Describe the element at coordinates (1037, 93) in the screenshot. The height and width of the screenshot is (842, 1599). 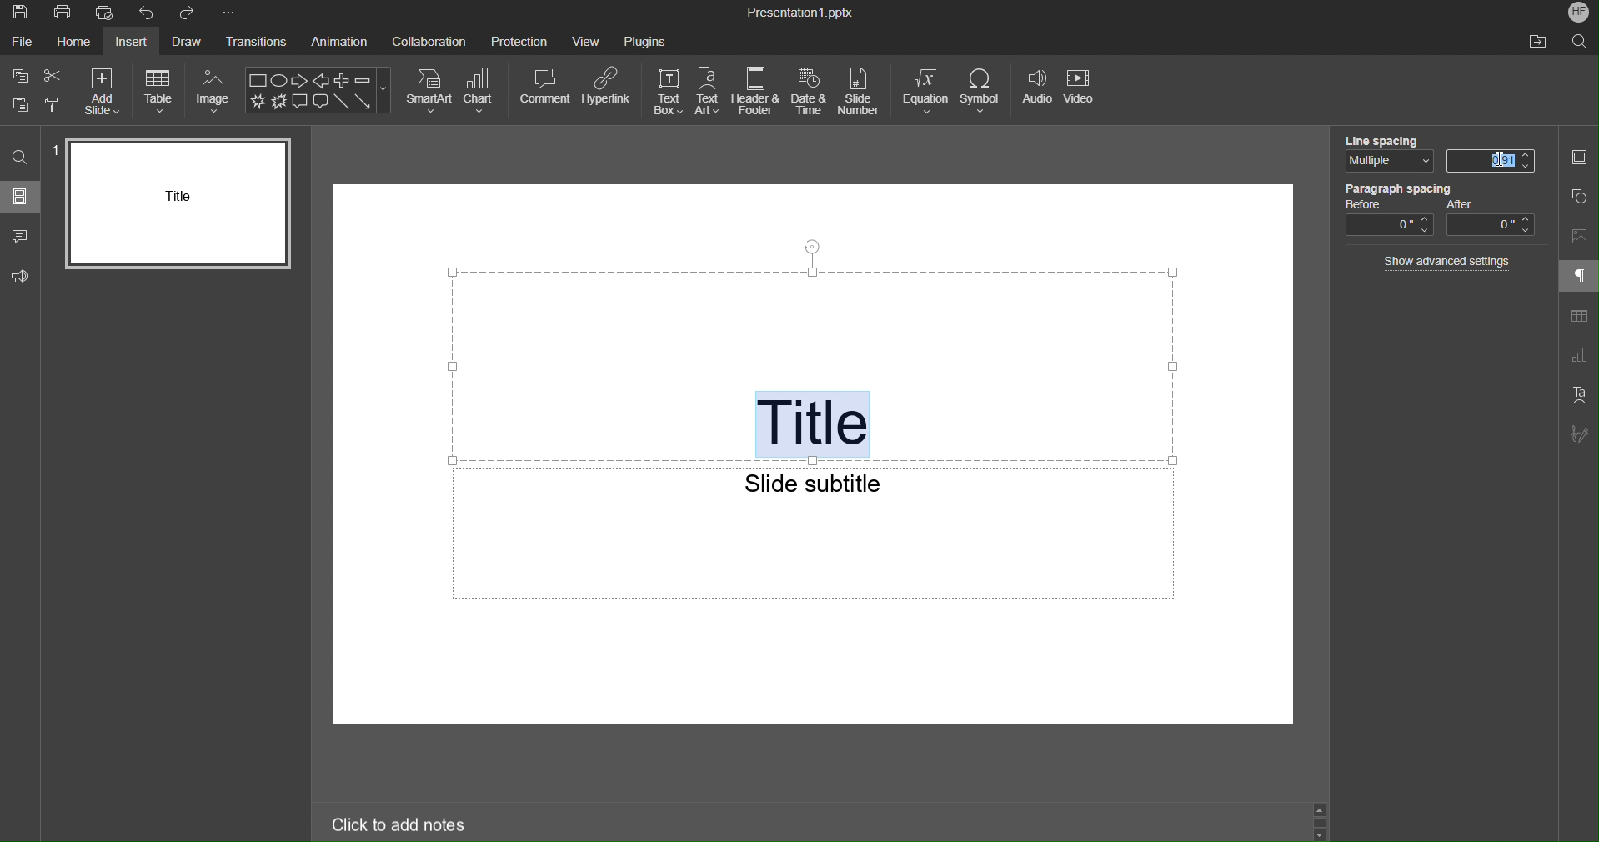
I see `Audio` at that location.